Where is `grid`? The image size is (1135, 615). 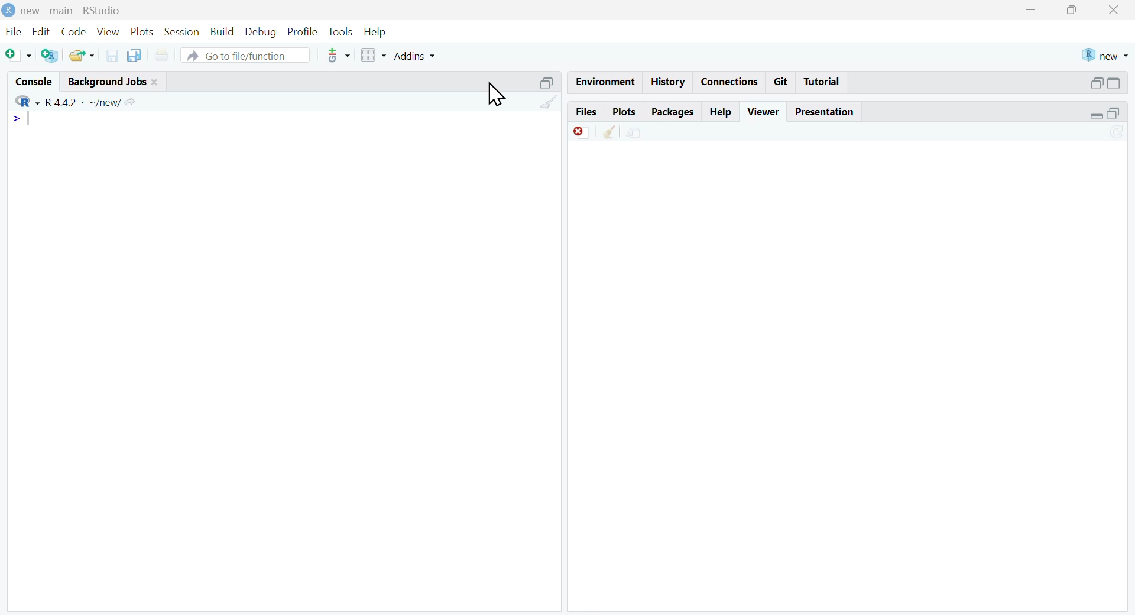 grid is located at coordinates (375, 56).